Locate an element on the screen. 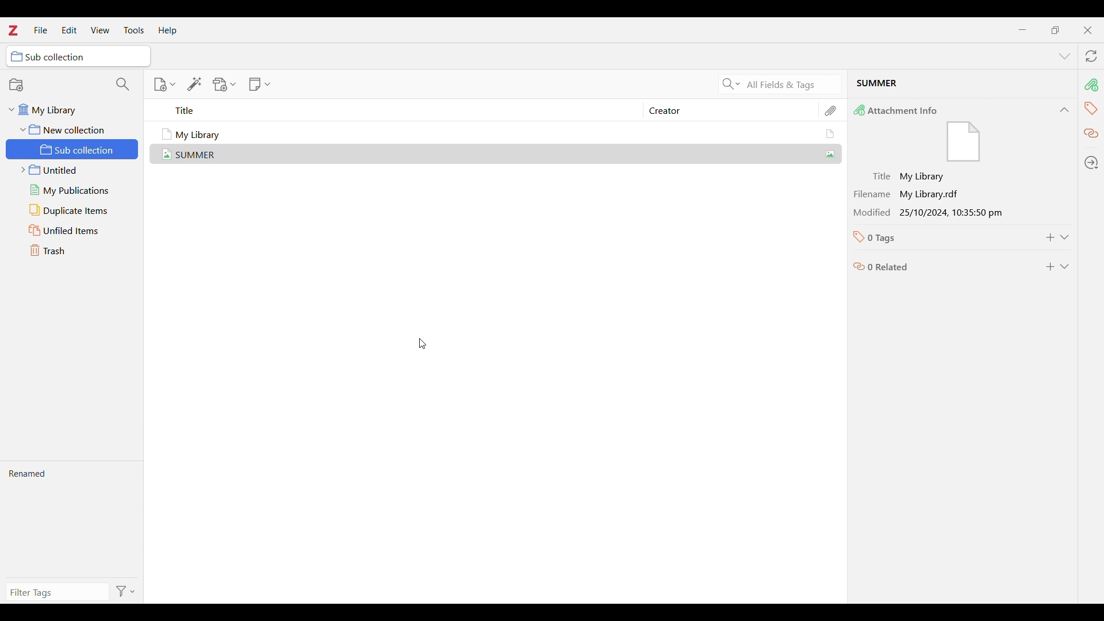 This screenshot has width=1104, height=621. Add item/s by identifier is located at coordinates (195, 84).